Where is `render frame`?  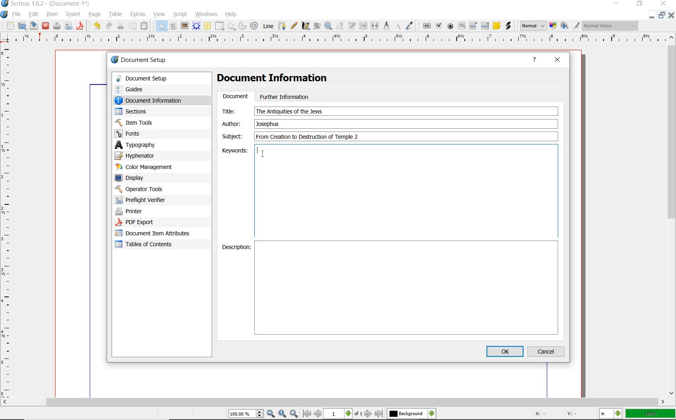
render frame is located at coordinates (196, 26).